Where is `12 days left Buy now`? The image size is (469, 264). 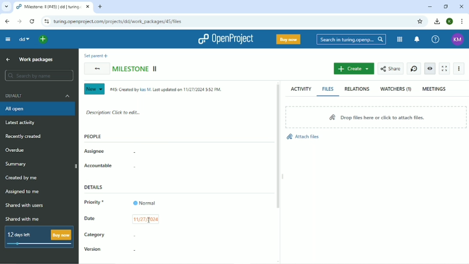
12 days left Buy now is located at coordinates (40, 236).